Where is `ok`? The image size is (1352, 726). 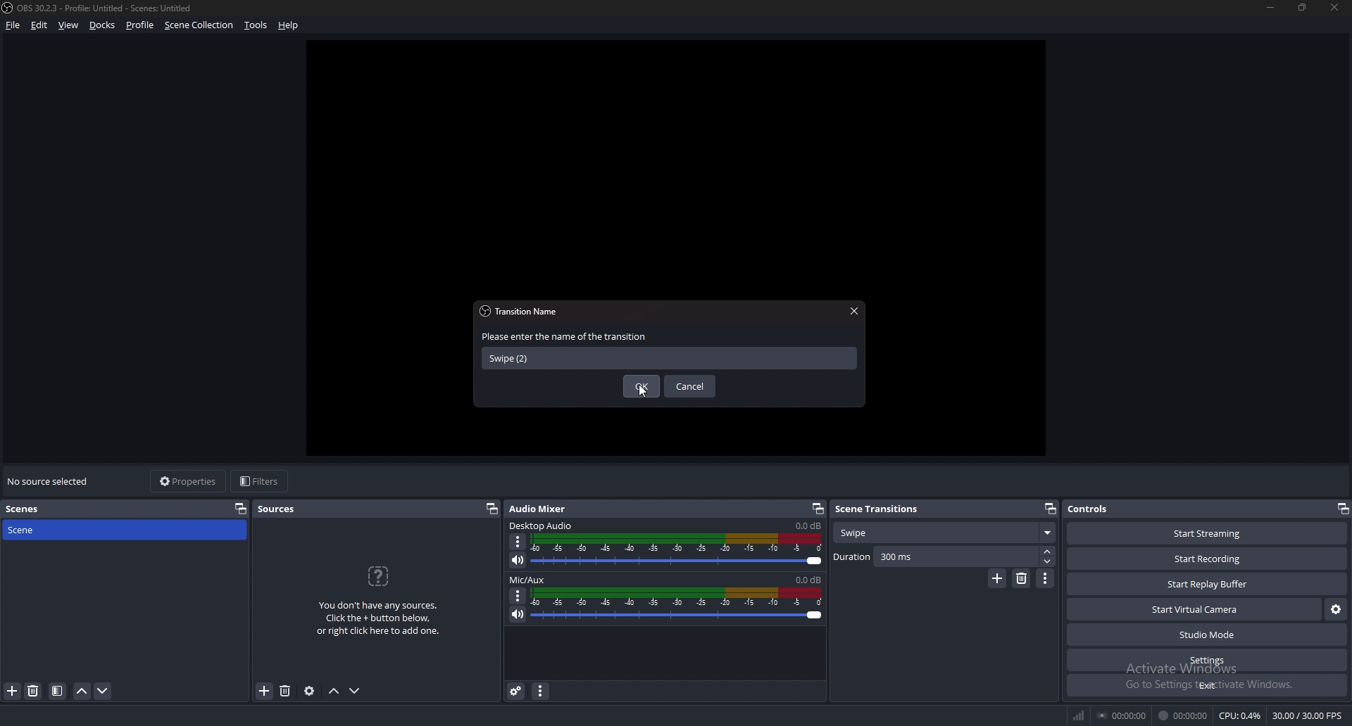 ok is located at coordinates (641, 387).